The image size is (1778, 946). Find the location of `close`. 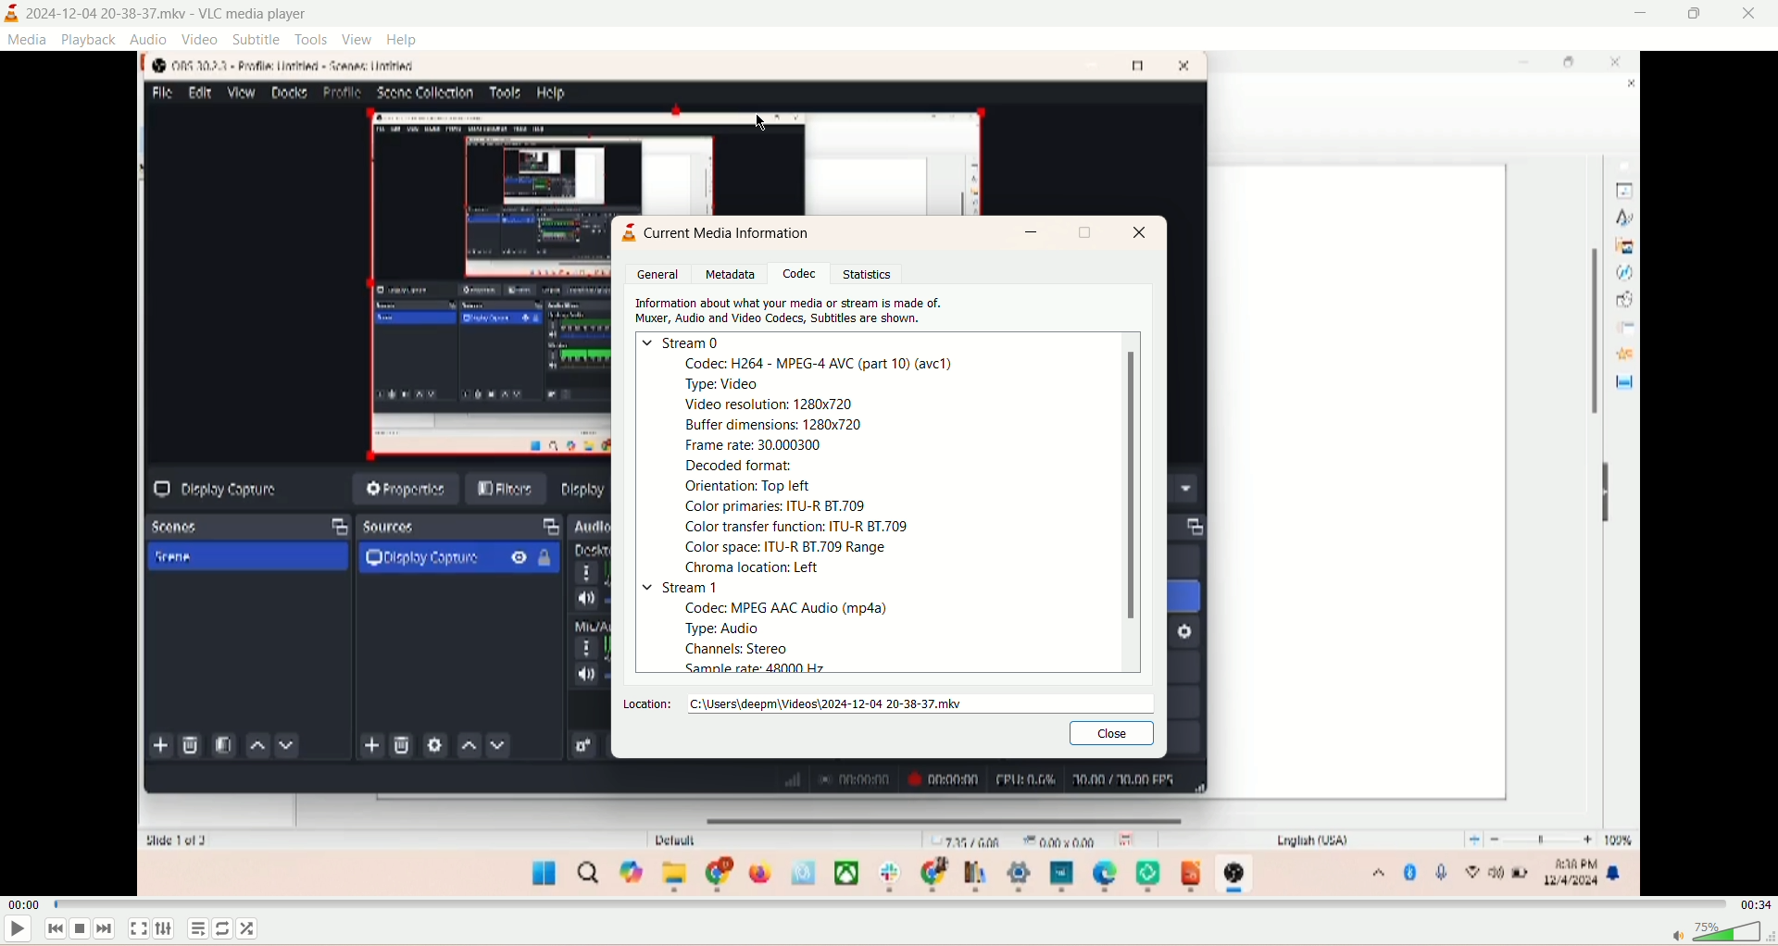

close is located at coordinates (1752, 18).